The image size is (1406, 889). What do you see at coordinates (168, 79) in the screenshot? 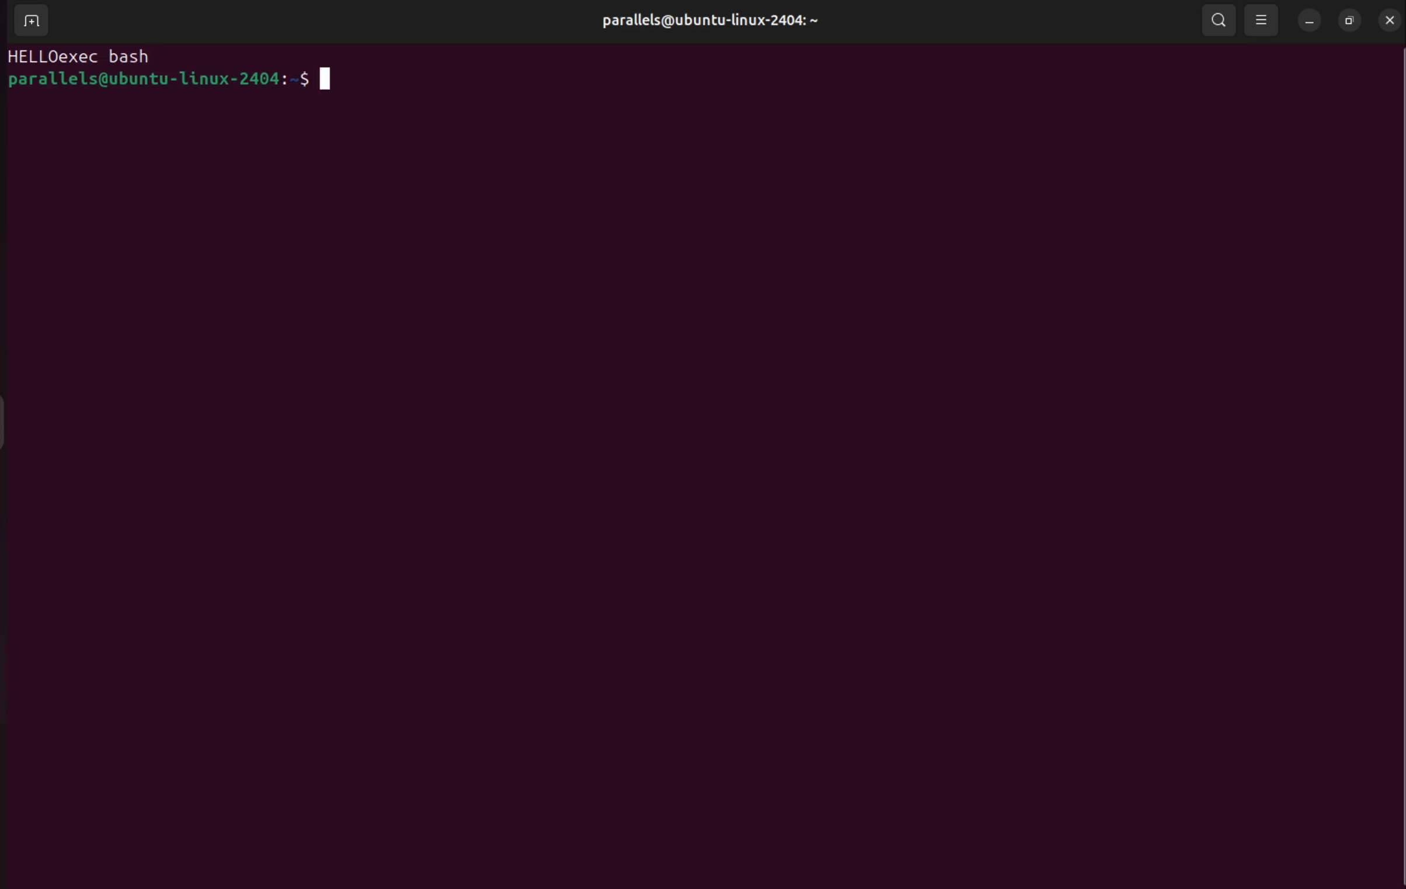
I see `bash prompt` at bounding box center [168, 79].